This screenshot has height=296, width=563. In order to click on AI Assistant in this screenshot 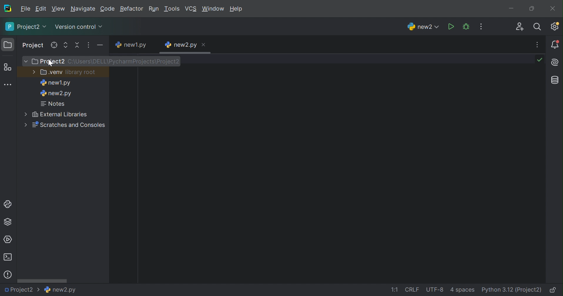, I will do `click(556, 62)`.